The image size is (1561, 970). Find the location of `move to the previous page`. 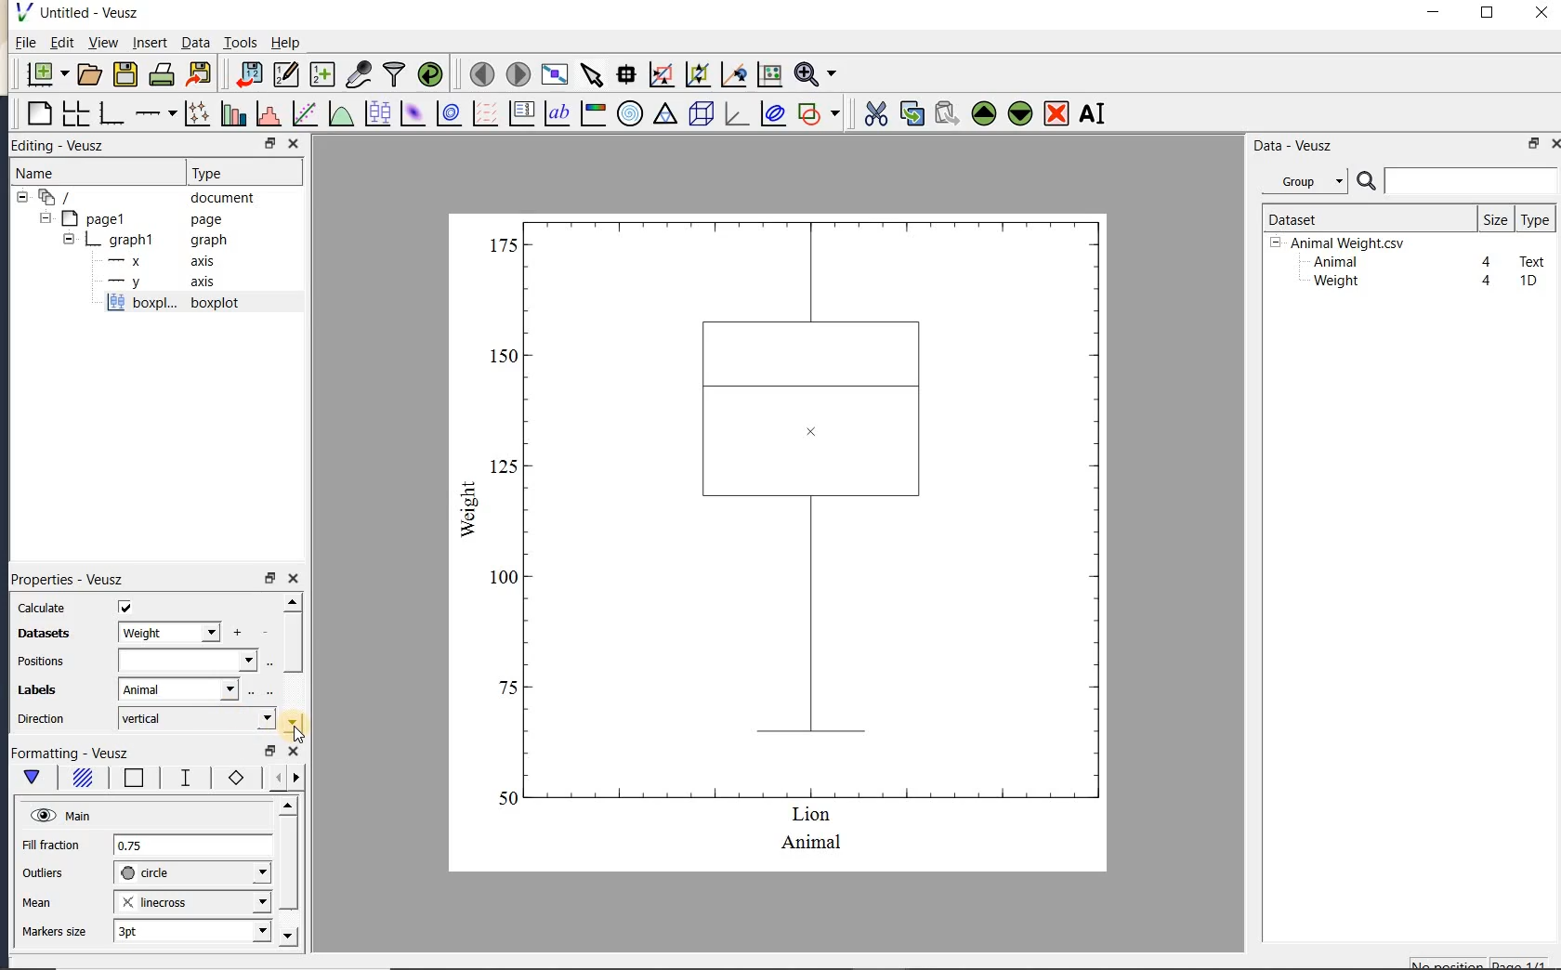

move to the previous page is located at coordinates (479, 72).